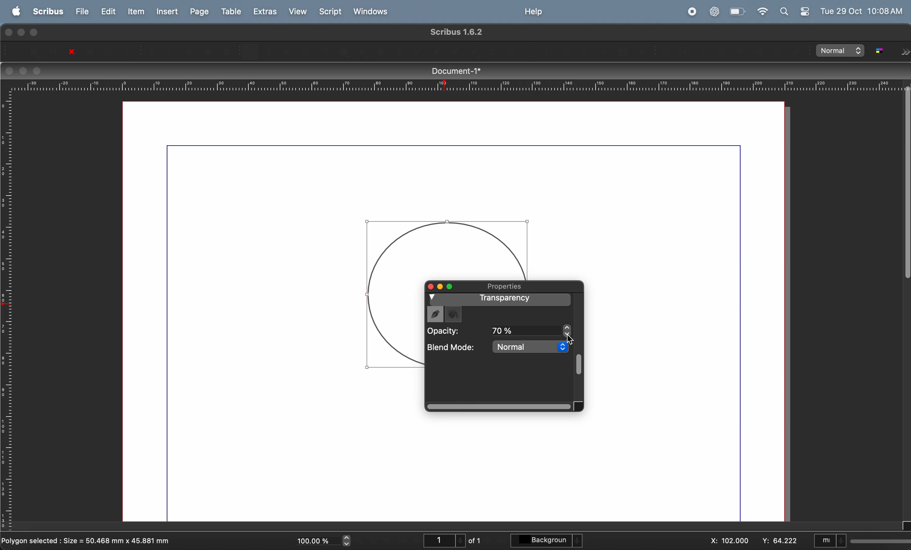 This screenshot has height=550, width=911. What do you see at coordinates (505, 286) in the screenshot?
I see `properties` at bounding box center [505, 286].